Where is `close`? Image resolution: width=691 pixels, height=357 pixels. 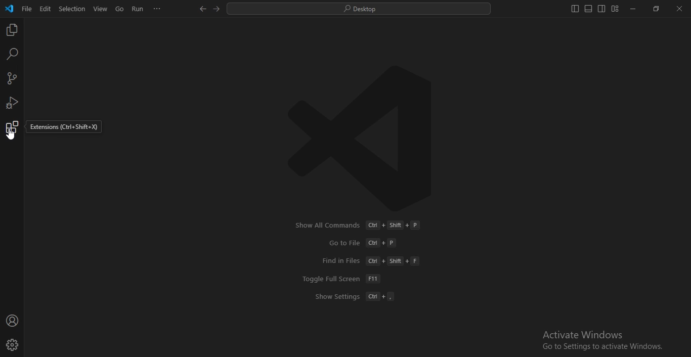 close is located at coordinates (679, 10).